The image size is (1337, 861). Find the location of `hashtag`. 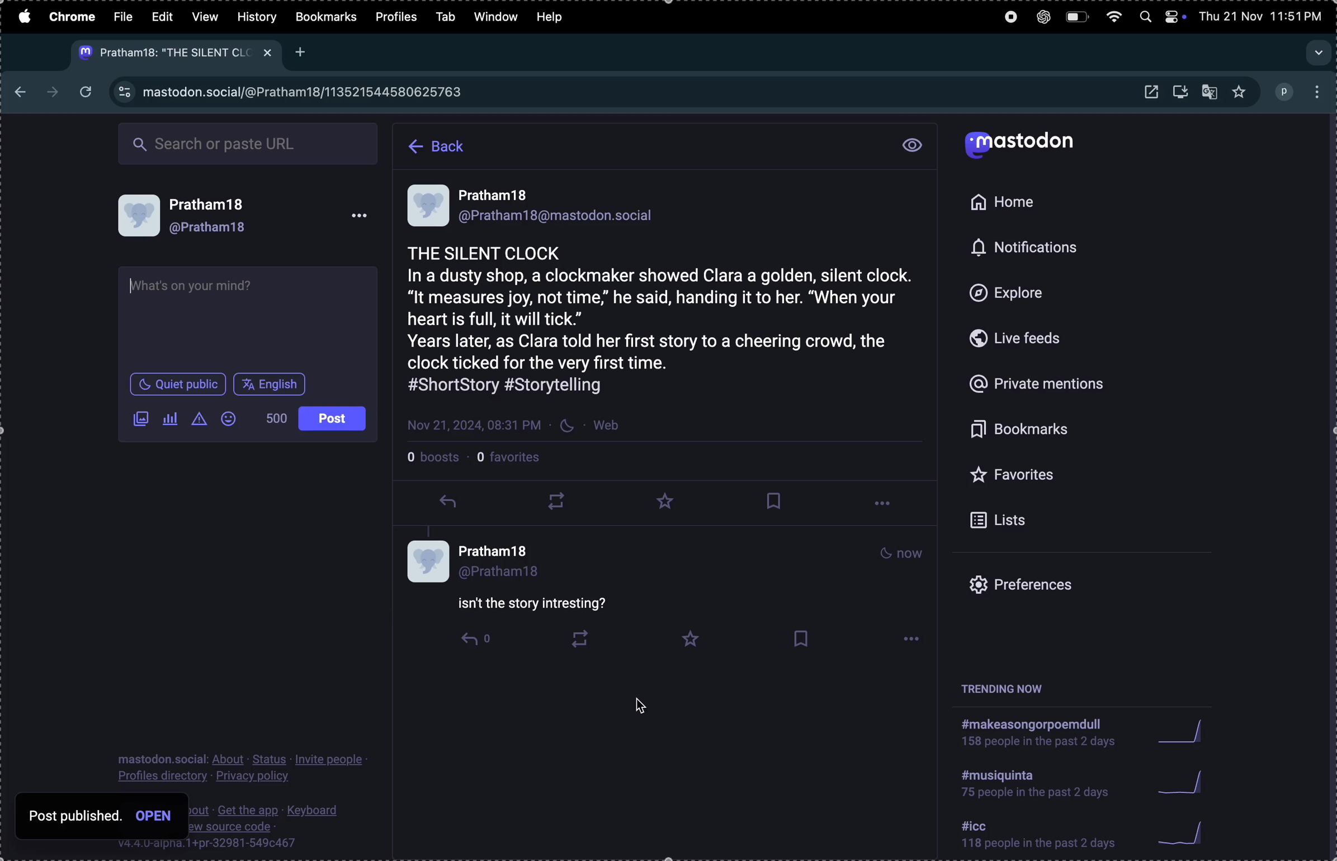

hashtag is located at coordinates (1040, 782).